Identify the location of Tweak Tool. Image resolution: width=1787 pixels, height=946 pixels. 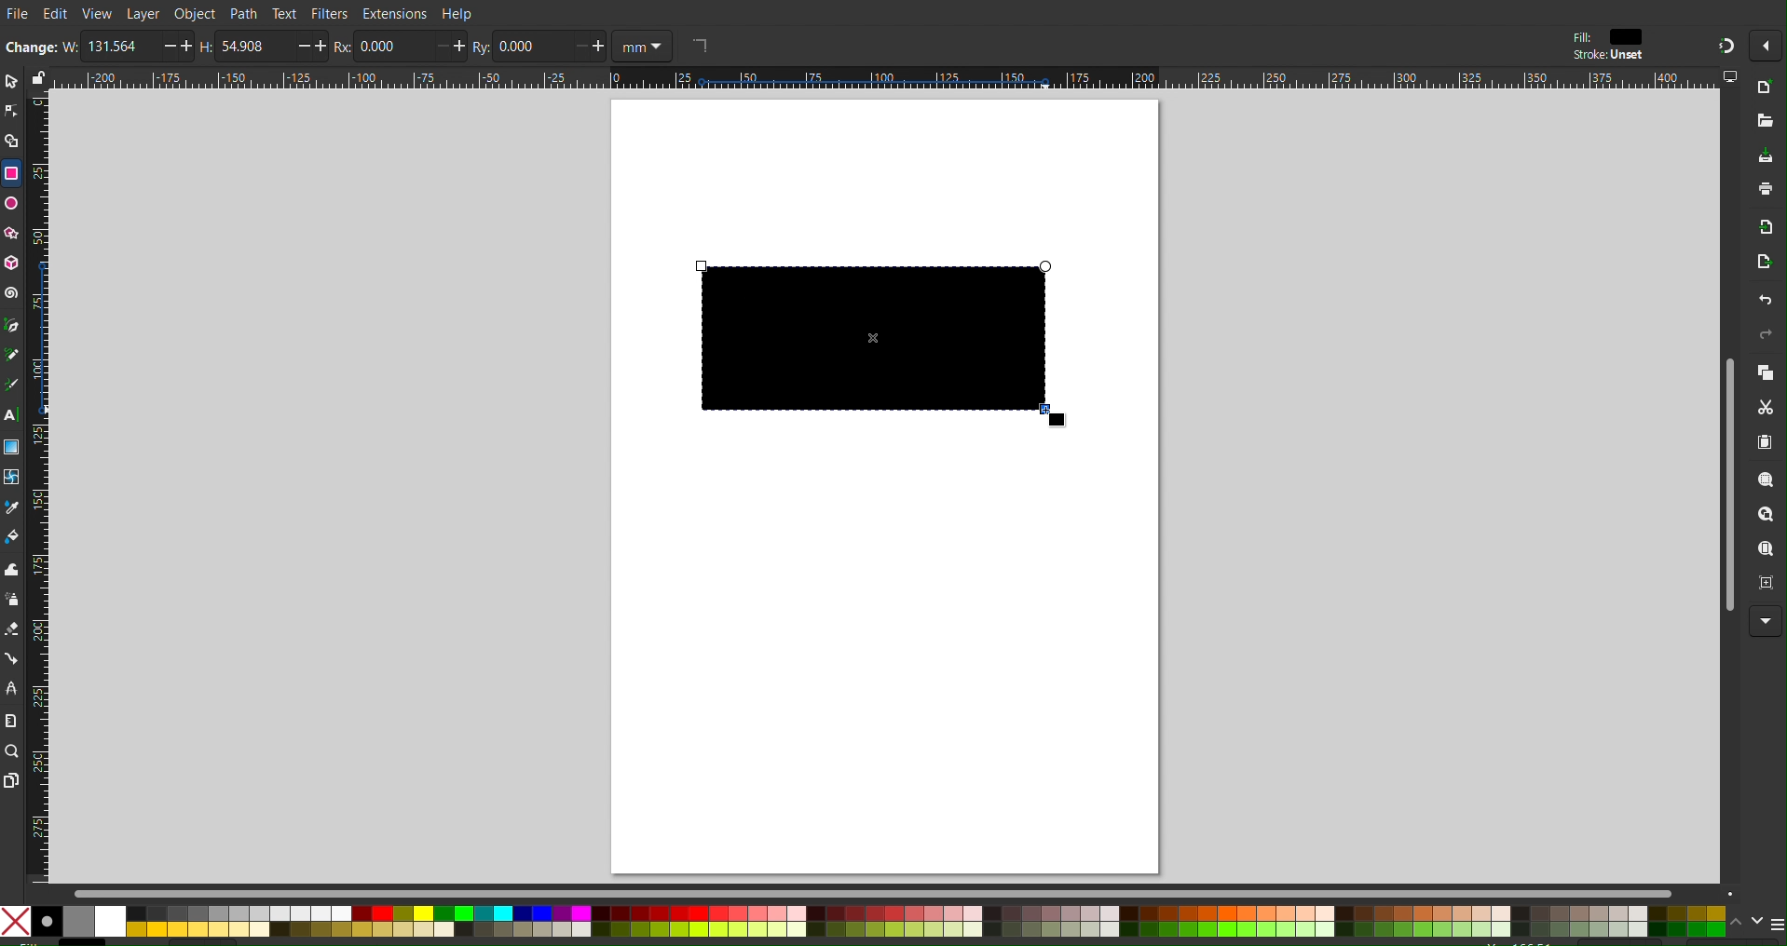
(11, 573).